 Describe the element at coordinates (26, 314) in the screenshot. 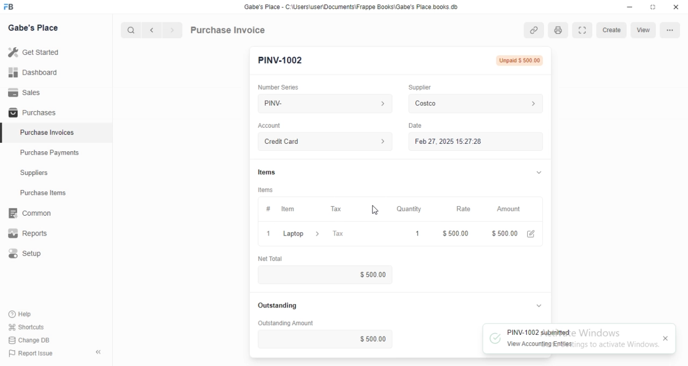

I see `Help` at that location.